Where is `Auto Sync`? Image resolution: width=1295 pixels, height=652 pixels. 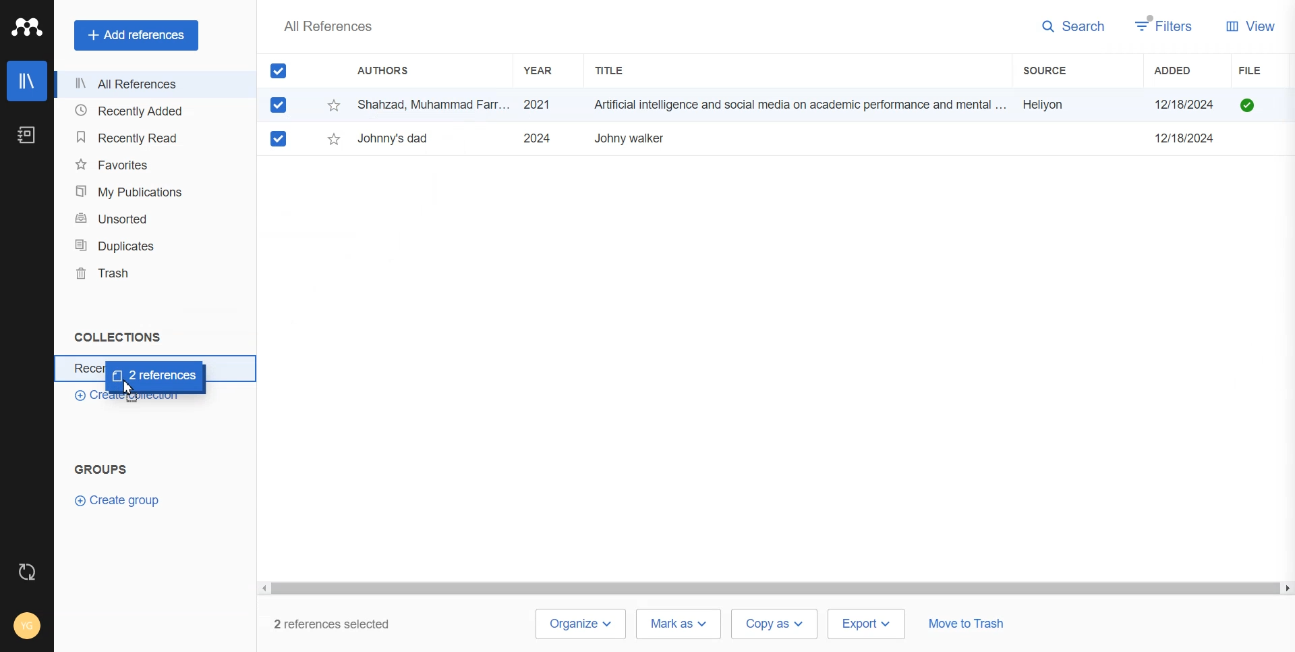
Auto Sync is located at coordinates (28, 572).